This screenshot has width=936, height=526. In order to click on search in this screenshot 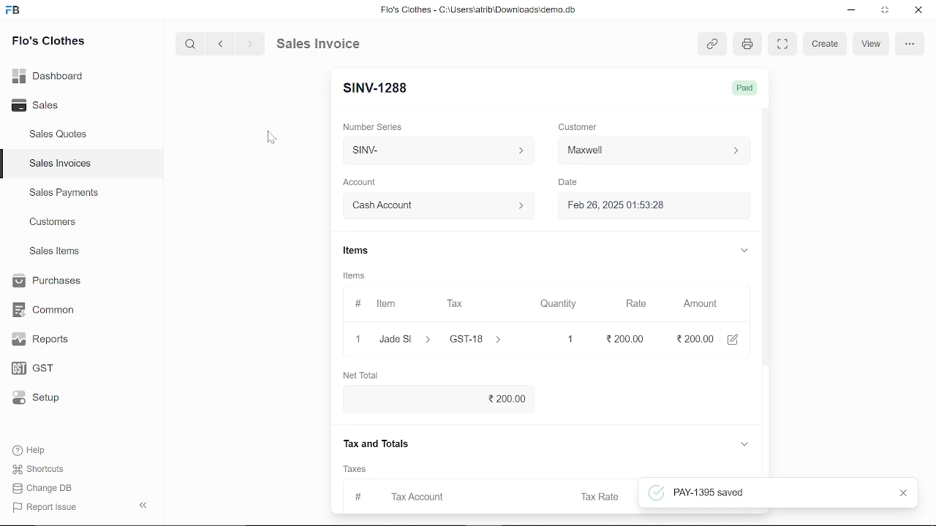, I will do `click(192, 43)`.